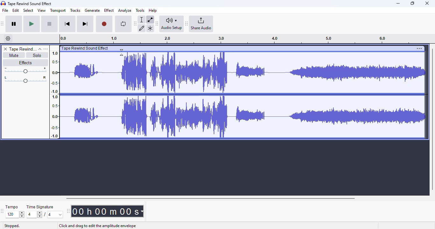  Describe the element at coordinates (75, 11) in the screenshot. I see `tracks` at that location.